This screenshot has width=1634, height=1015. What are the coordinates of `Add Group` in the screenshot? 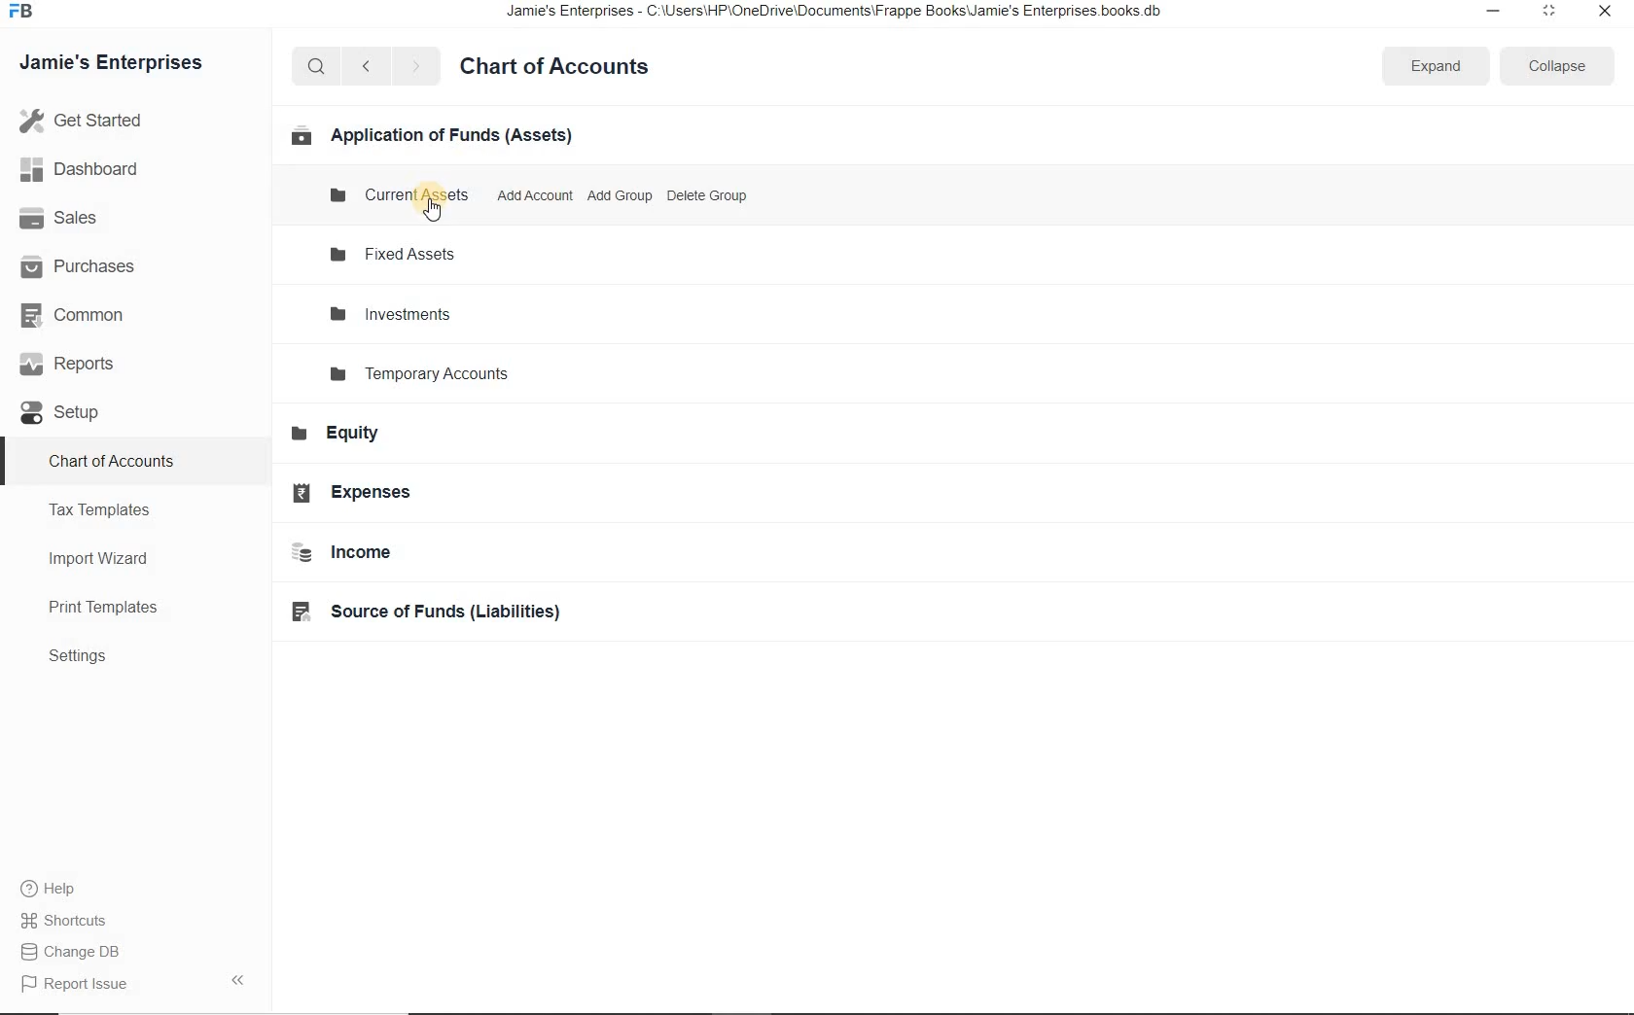 It's located at (535, 196).